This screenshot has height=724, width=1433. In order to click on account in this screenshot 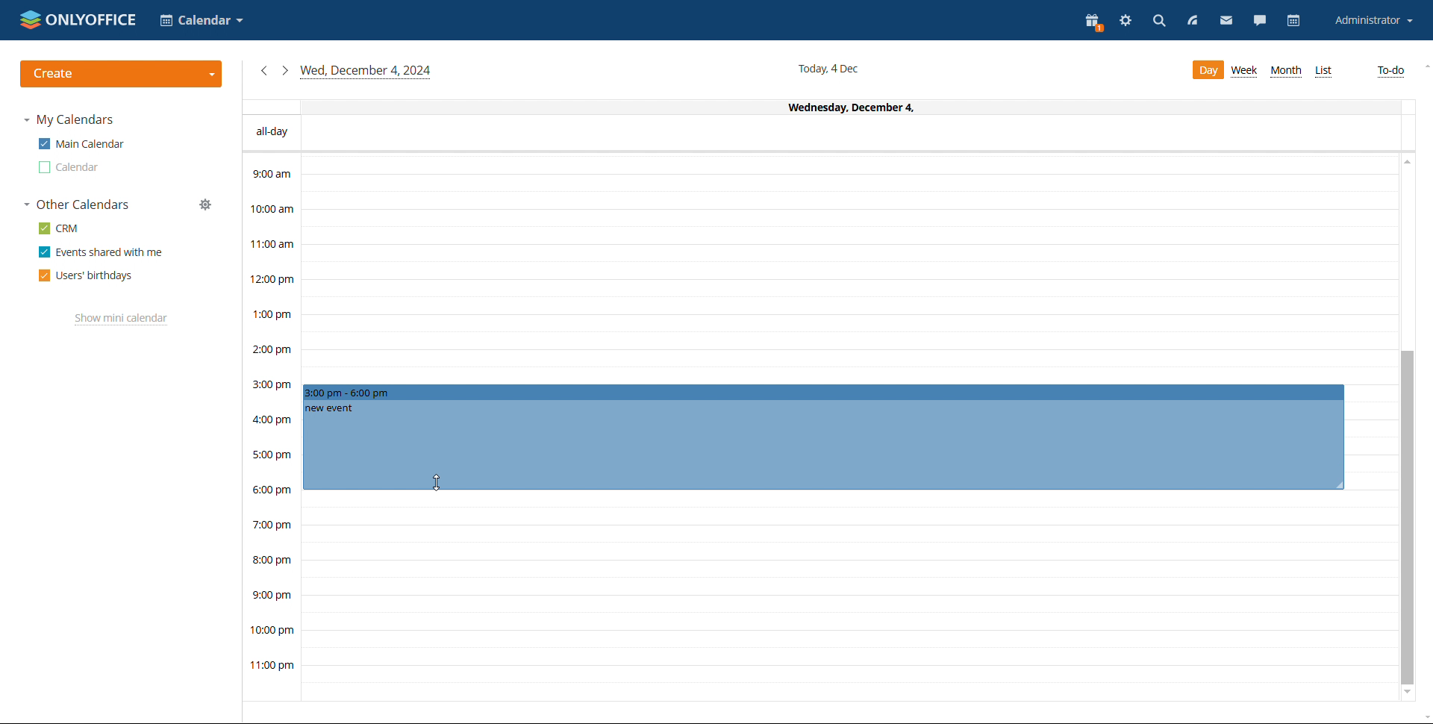, I will do `click(1373, 20)`.